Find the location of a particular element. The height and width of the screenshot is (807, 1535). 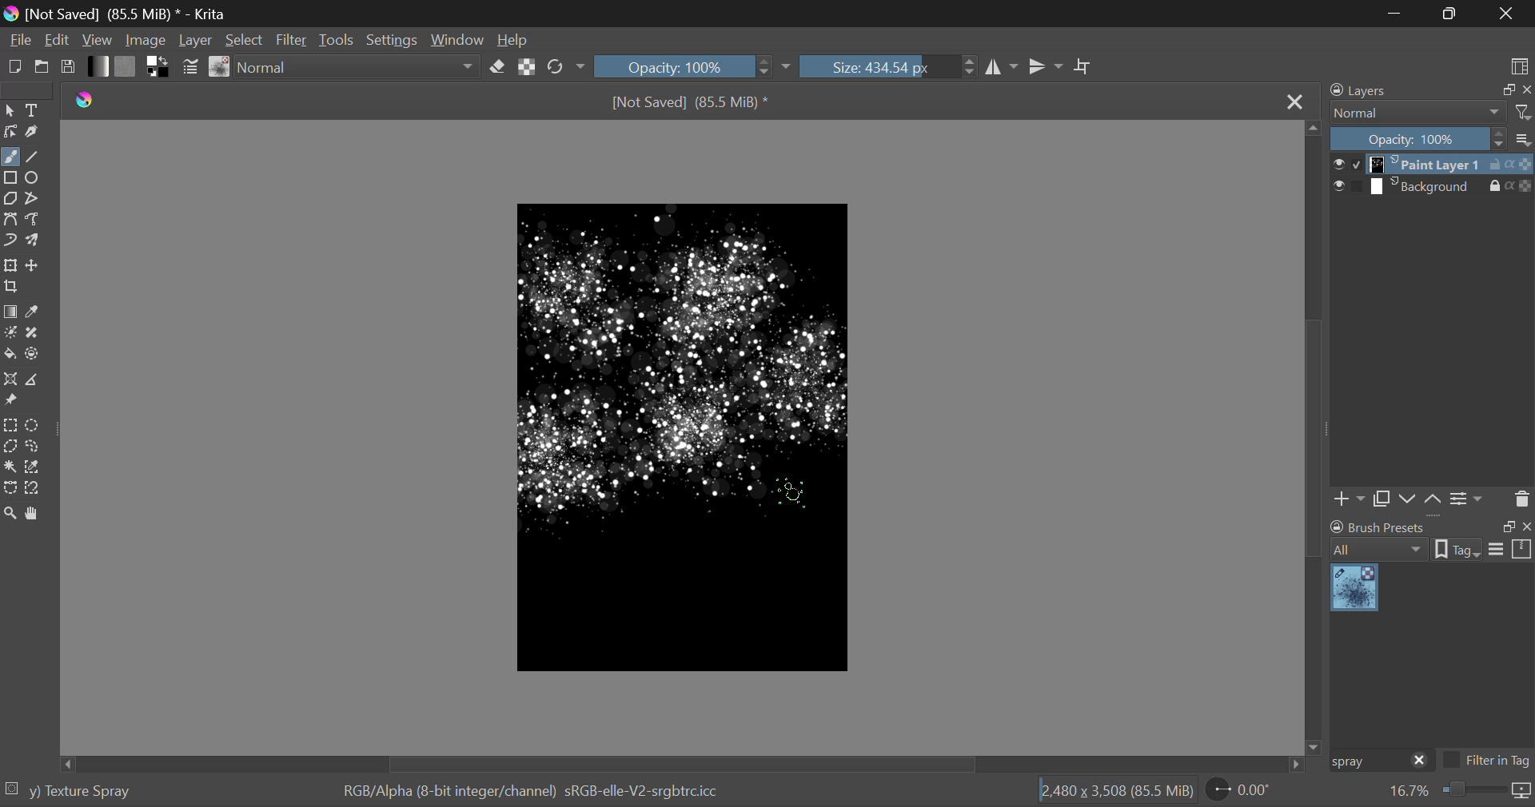

options is located at coordinates (1510, 548).